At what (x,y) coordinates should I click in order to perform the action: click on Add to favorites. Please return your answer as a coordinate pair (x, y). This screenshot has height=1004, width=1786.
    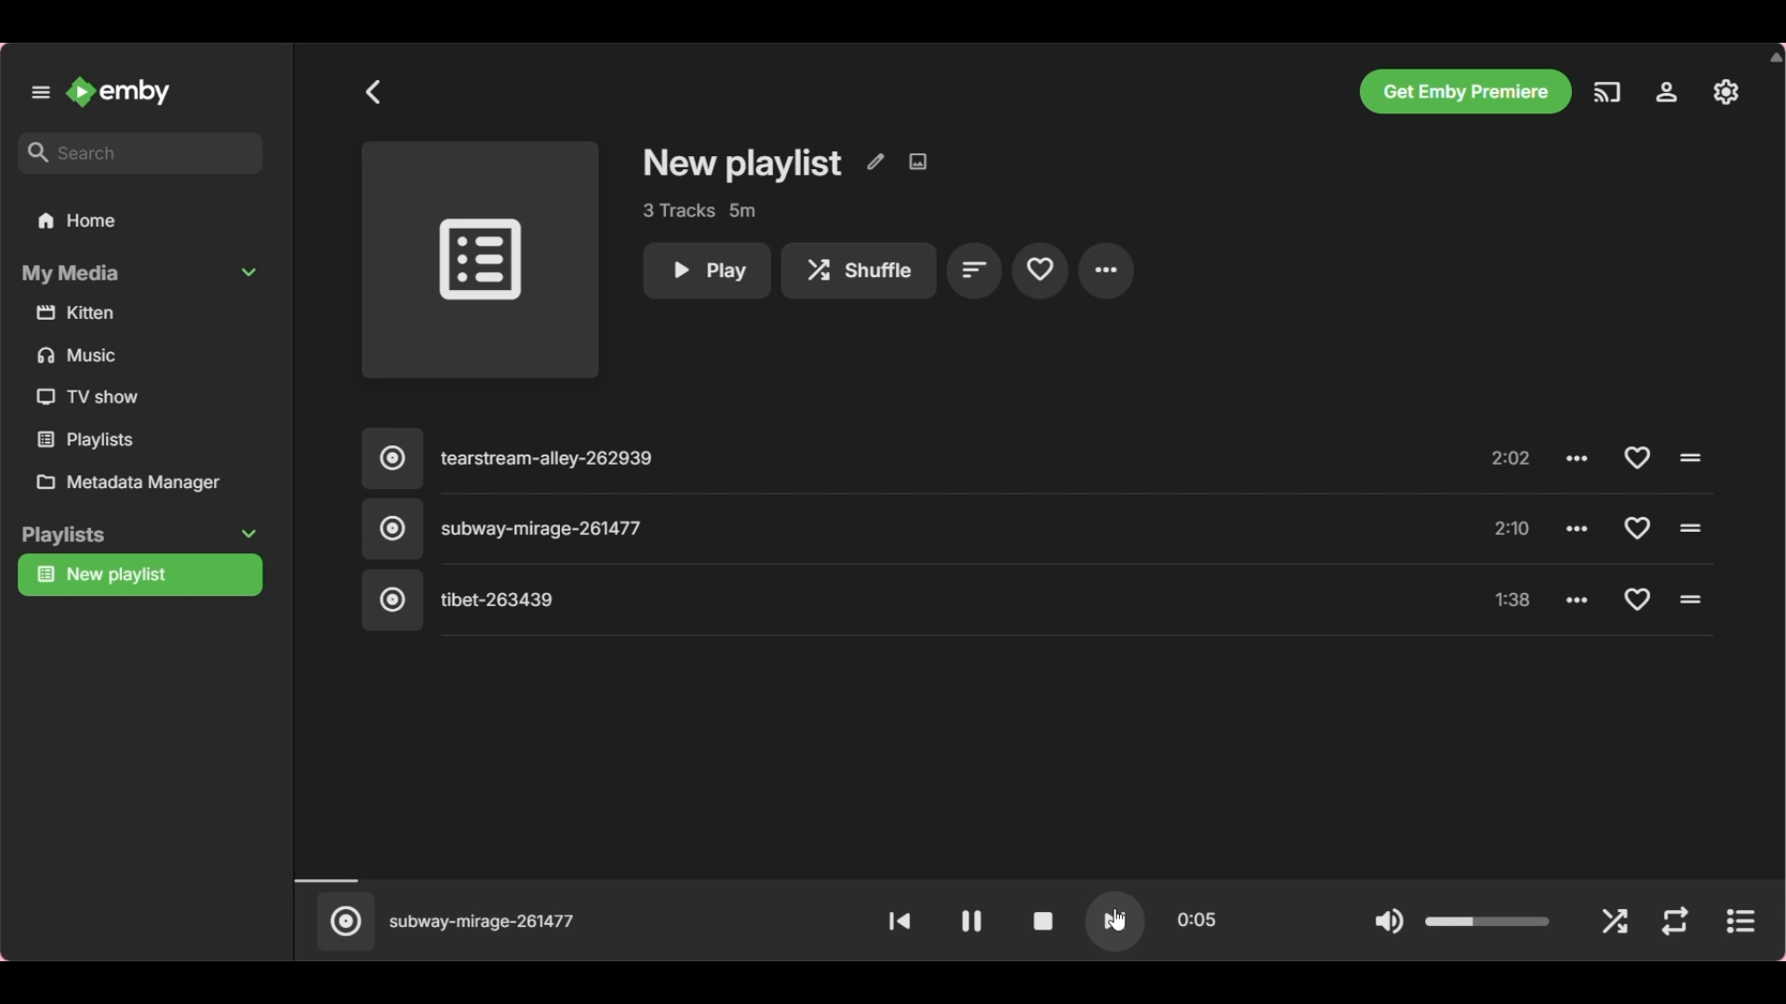
    Looking at the image, I should click on (1039, 271).